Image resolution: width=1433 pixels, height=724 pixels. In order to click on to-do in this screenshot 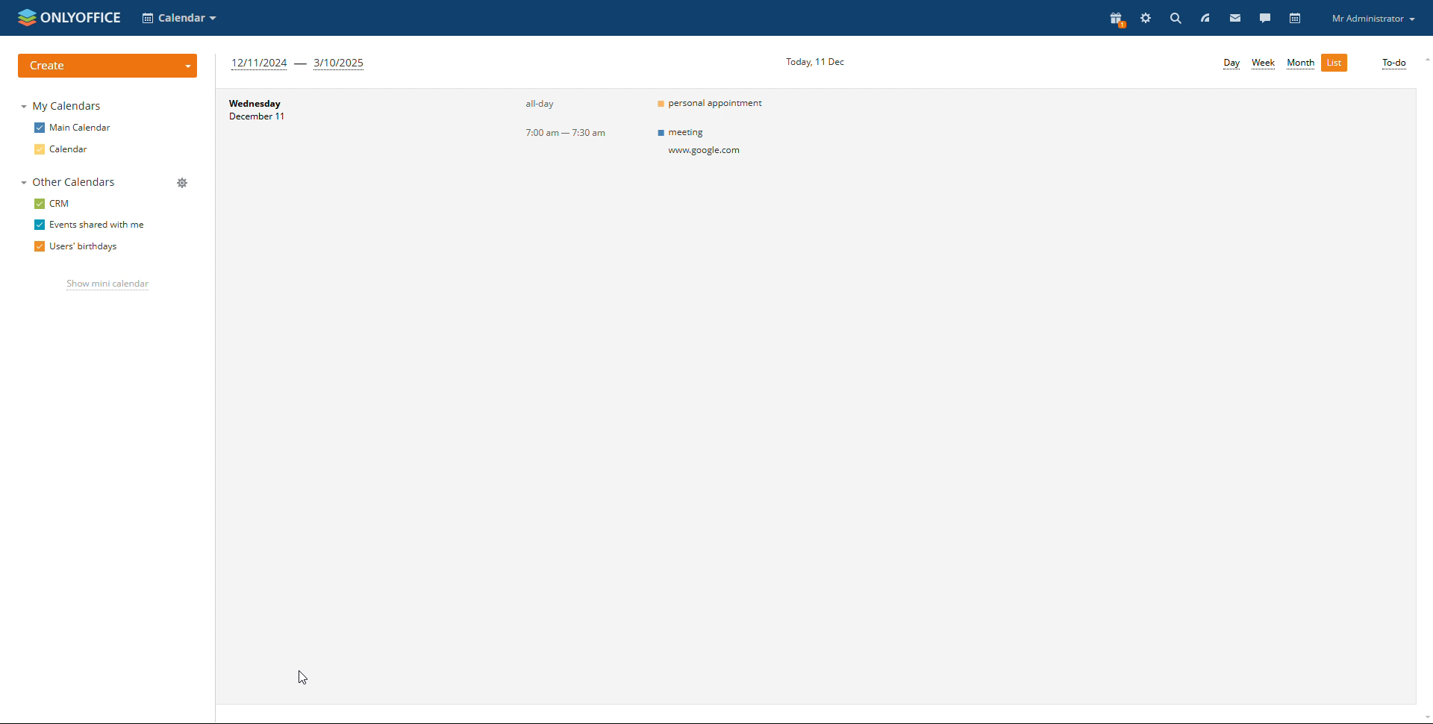, I will do `click(1394, 64)`.